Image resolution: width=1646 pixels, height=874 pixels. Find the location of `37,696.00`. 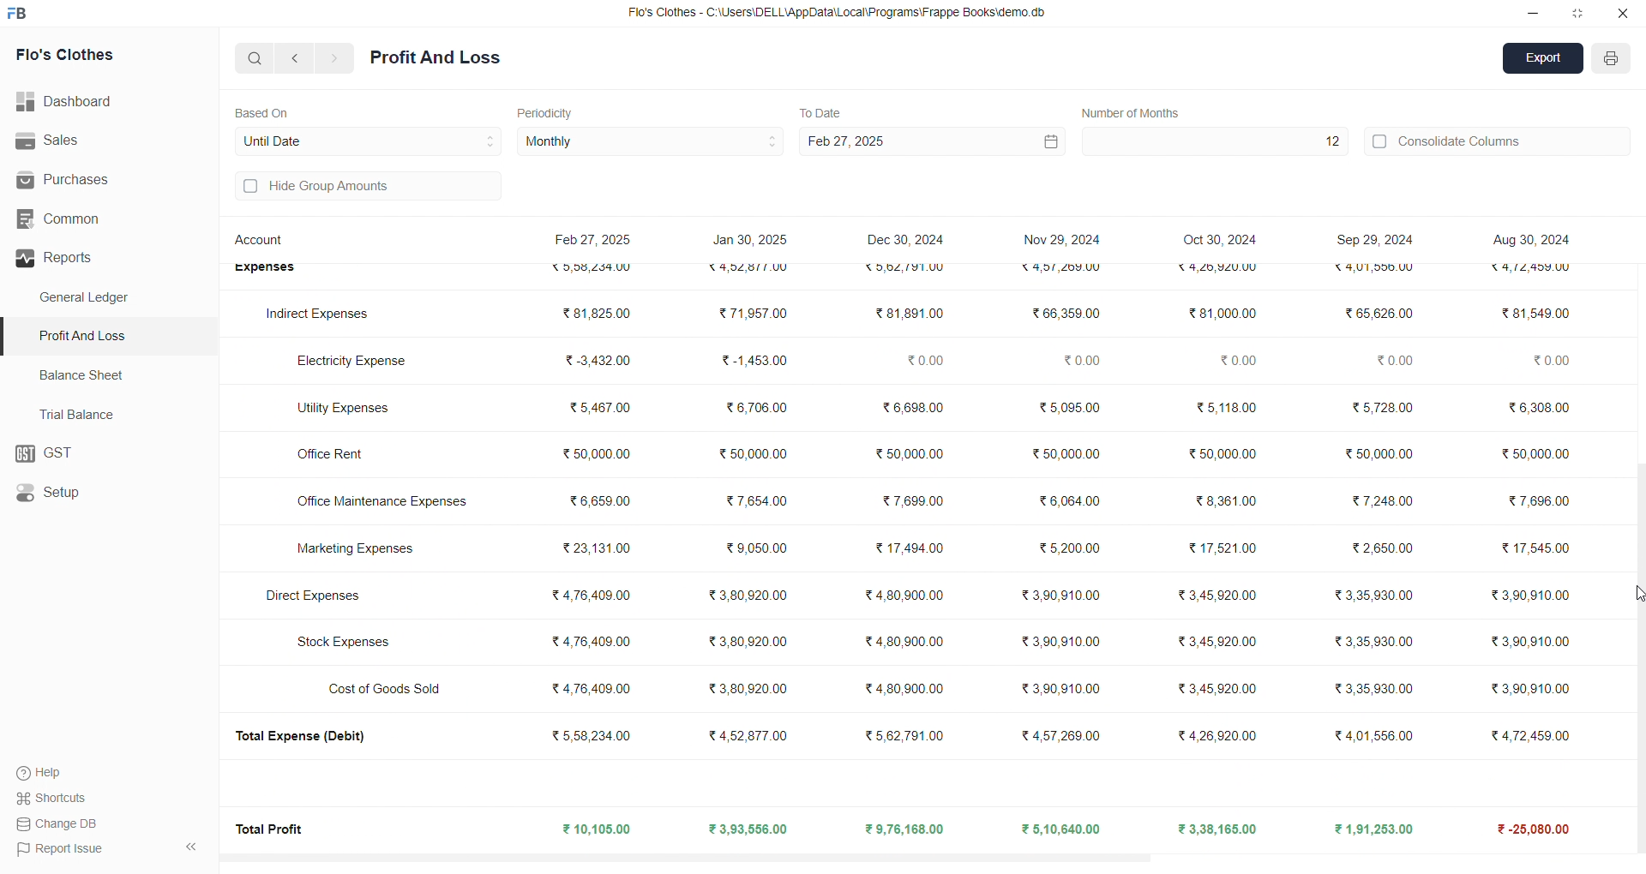

37,696.00 is located at coordinates (1537, 498).